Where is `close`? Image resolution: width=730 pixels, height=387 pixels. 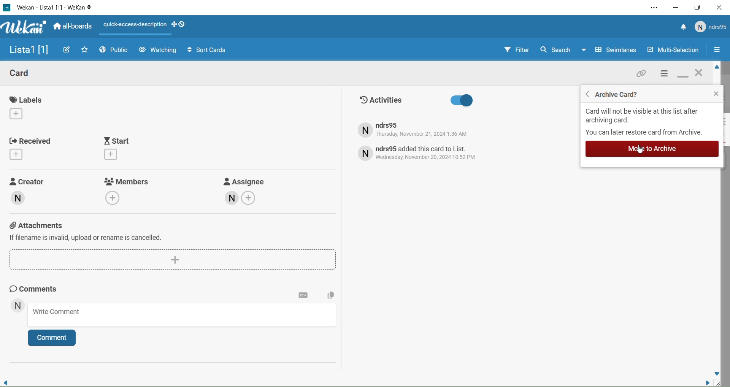 close is located at coordinates (716, 94).